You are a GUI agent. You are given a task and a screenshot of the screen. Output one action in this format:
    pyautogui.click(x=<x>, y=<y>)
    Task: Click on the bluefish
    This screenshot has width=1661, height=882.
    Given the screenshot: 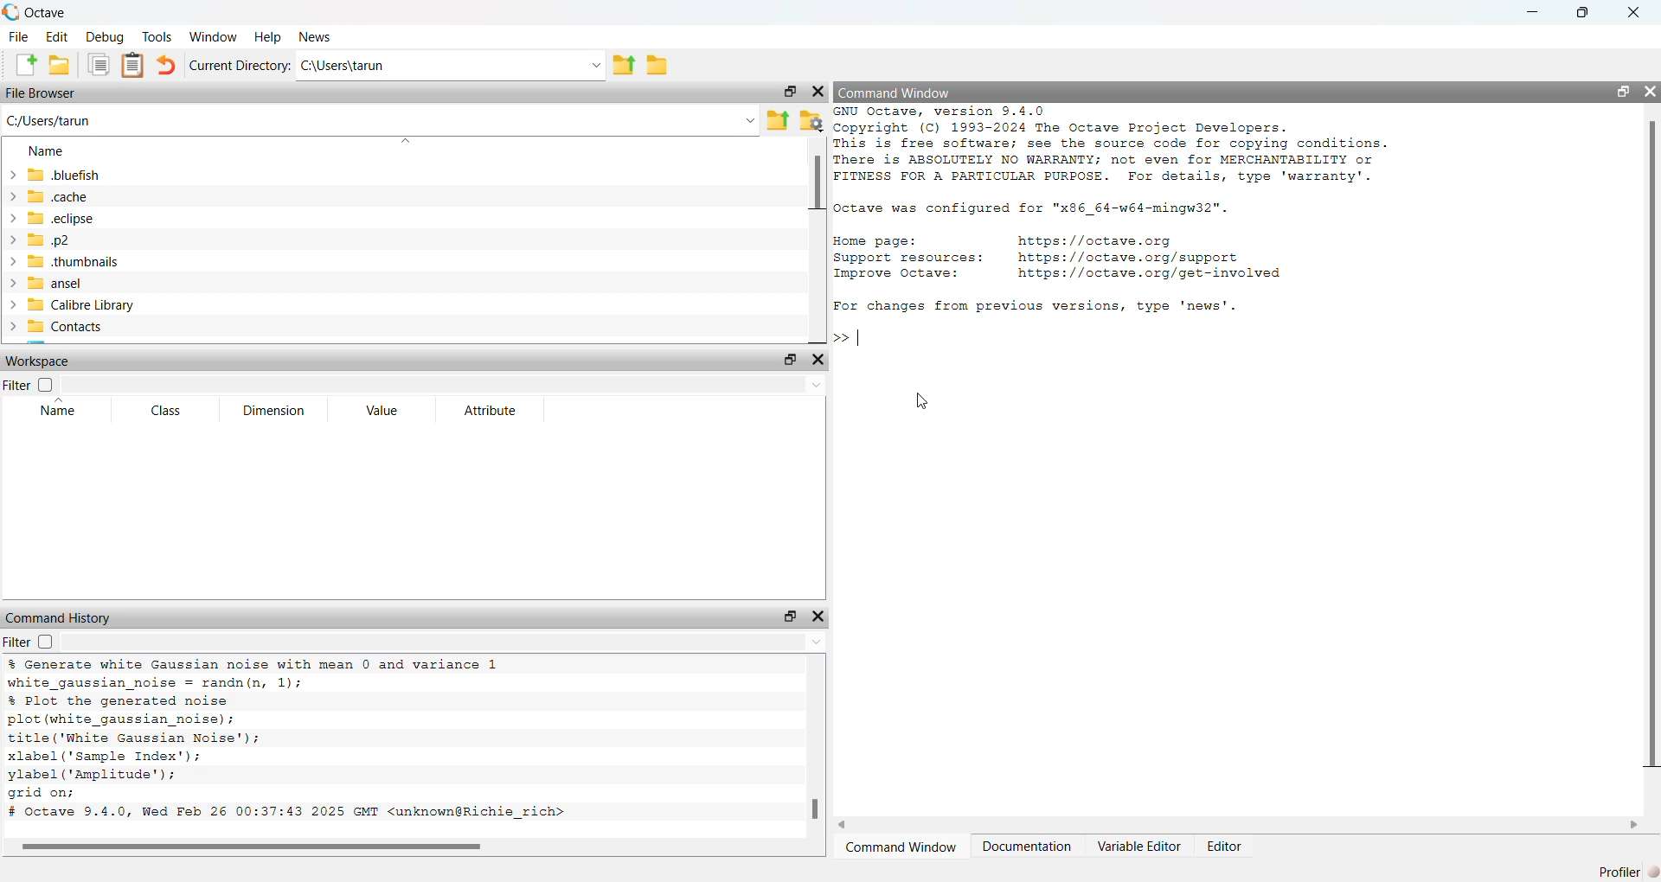 What is the action you would take?
    pyautogui.click(x=55, y=174)
    